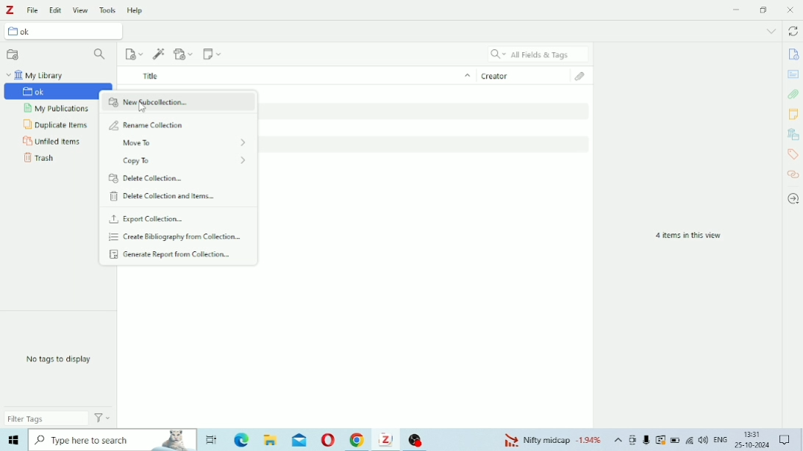 The width and height of the screenshot is (803, 451). I want to click on Close, so click(790, 10).